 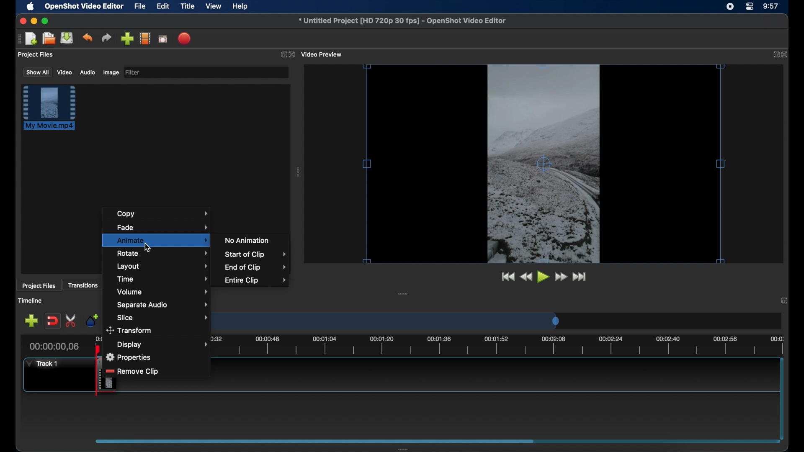 I want to click on jumpt to  end, so click(x=580, y=277).